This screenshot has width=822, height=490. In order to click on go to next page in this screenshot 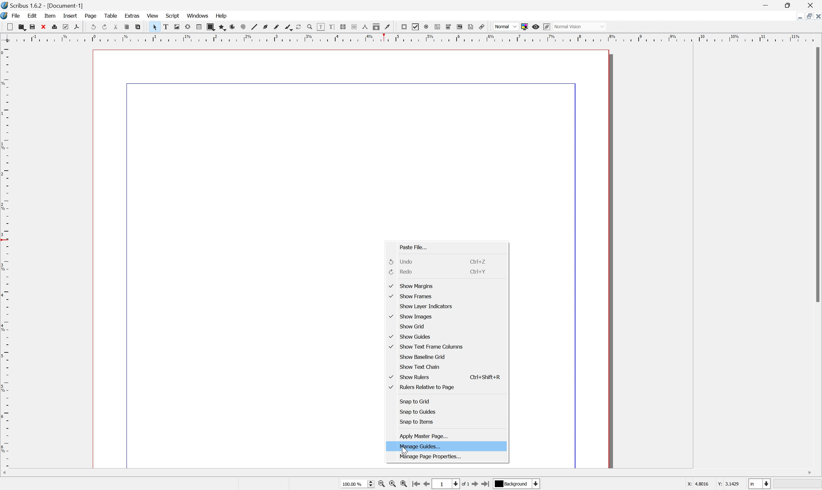, I will do `click(473, 485)`.